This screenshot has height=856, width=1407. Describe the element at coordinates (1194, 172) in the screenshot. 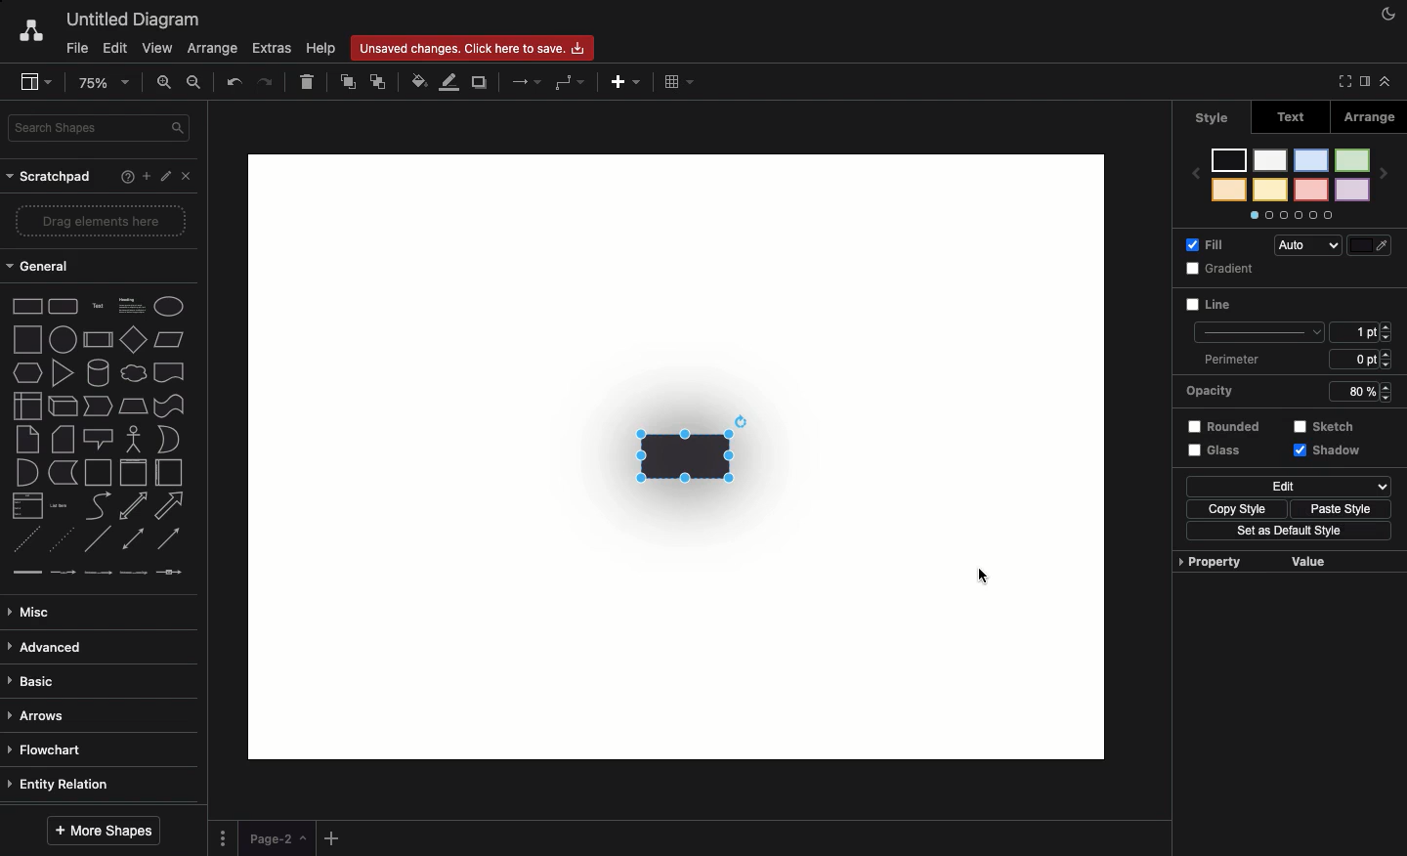

I see `previous` at that location.